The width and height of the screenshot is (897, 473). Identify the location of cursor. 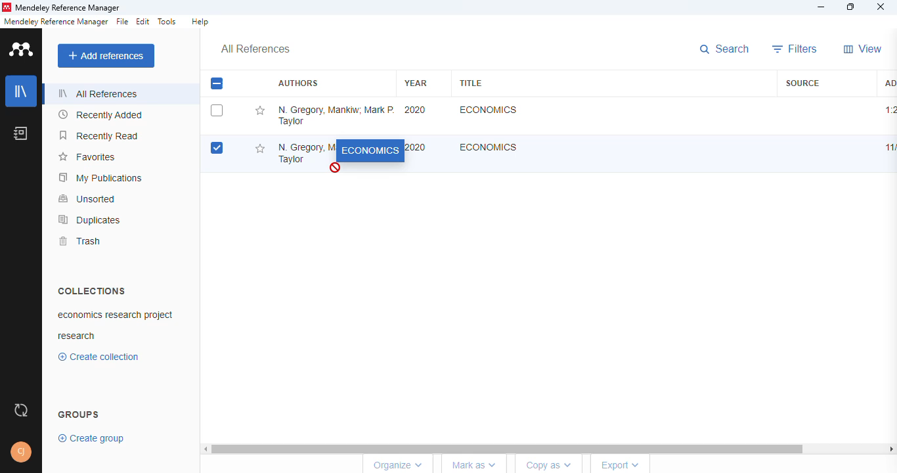
(336, 169).